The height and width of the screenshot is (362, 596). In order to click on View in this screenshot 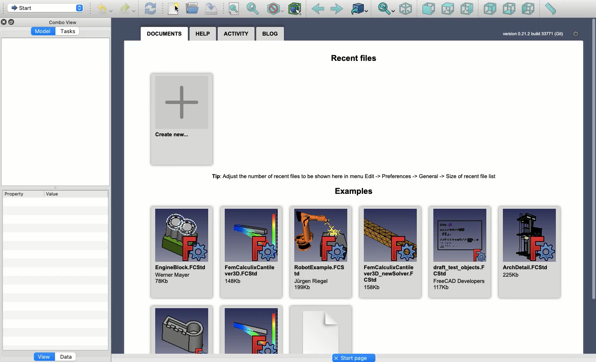, I will do `click(44, 358)`.